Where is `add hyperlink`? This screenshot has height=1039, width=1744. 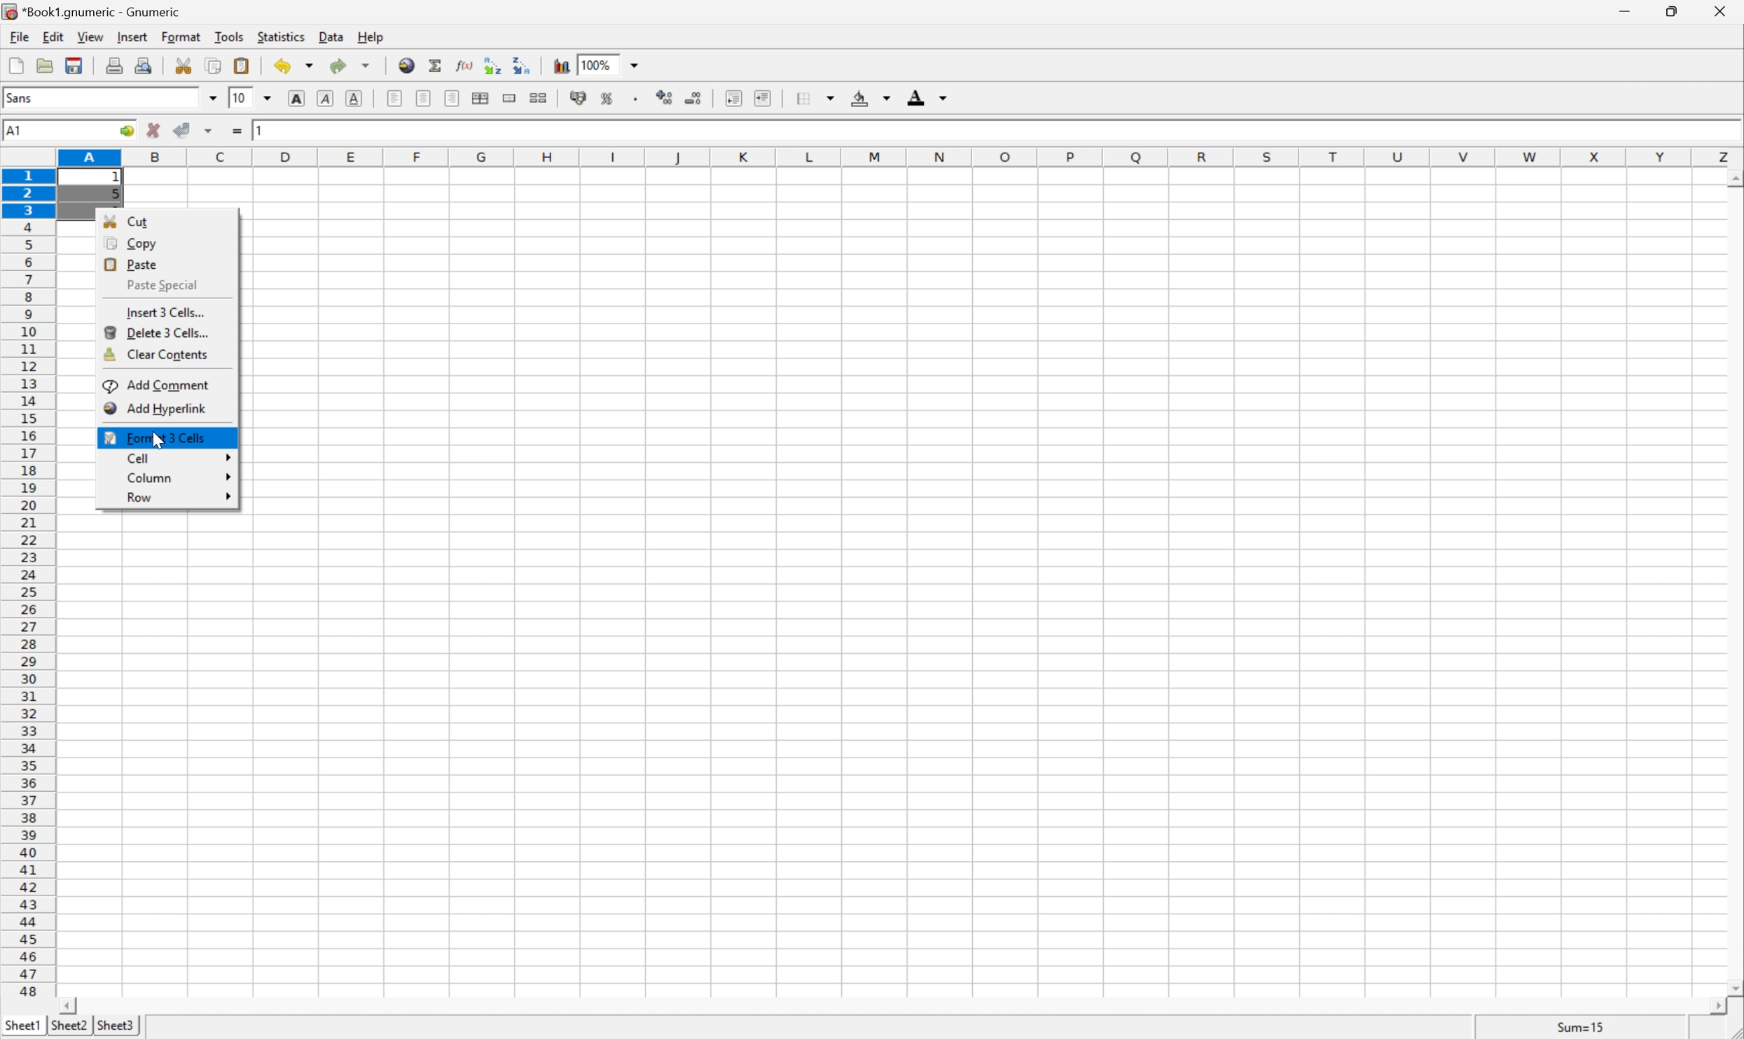
add hyperlink is located at coordinates (156, 407).